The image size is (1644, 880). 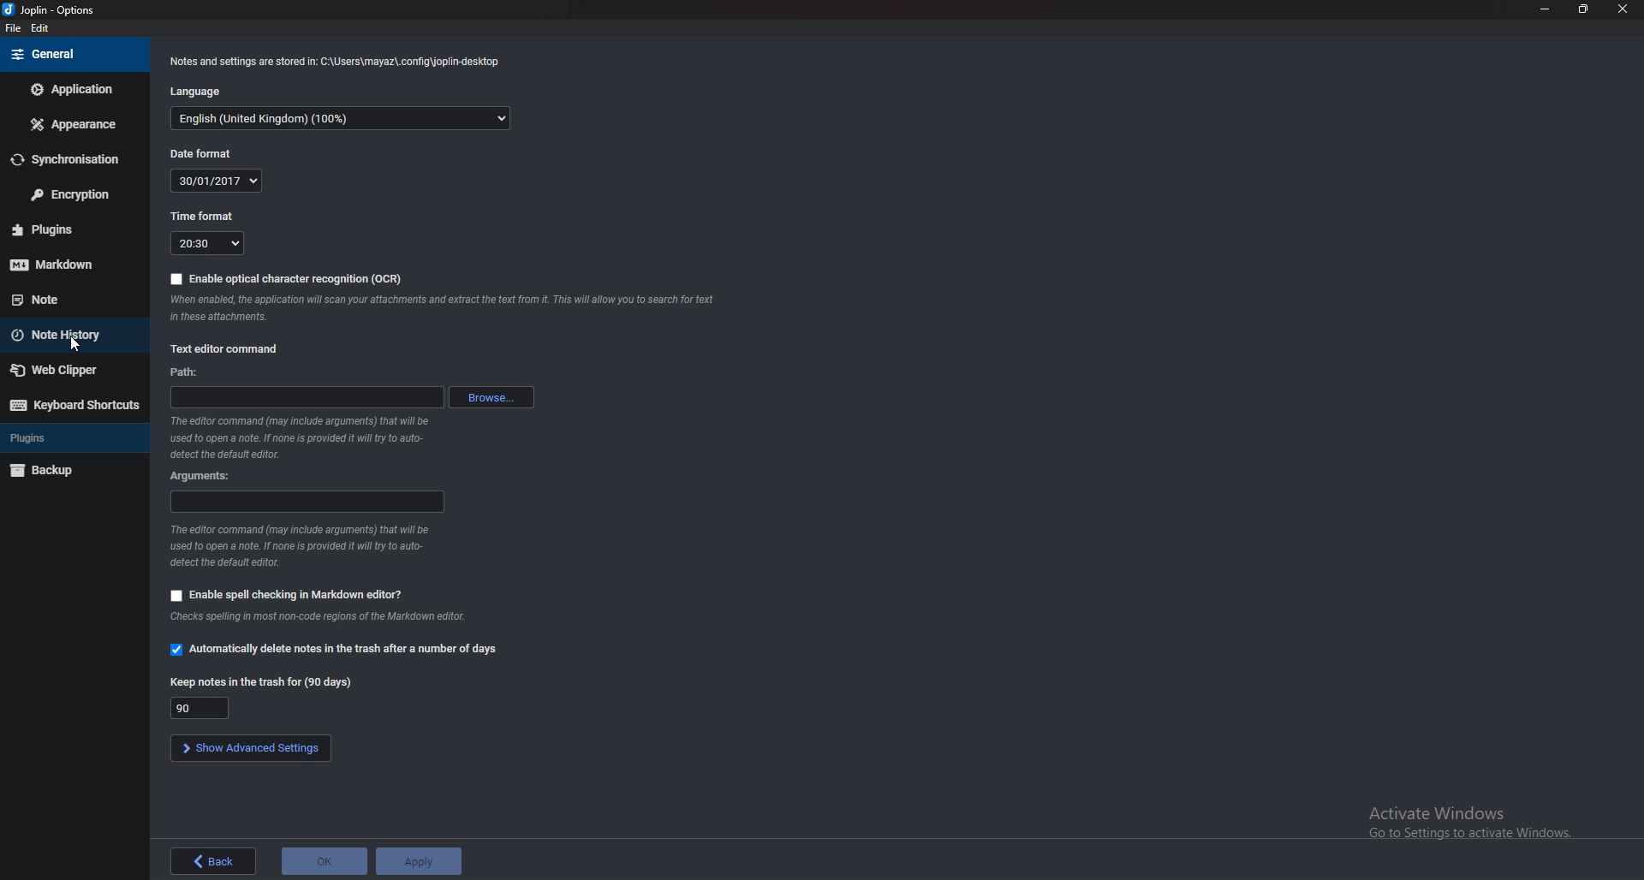 What do you see at coordinates (52, 9) in the screenshot?
I see `options` at bounding box center [52, 9].